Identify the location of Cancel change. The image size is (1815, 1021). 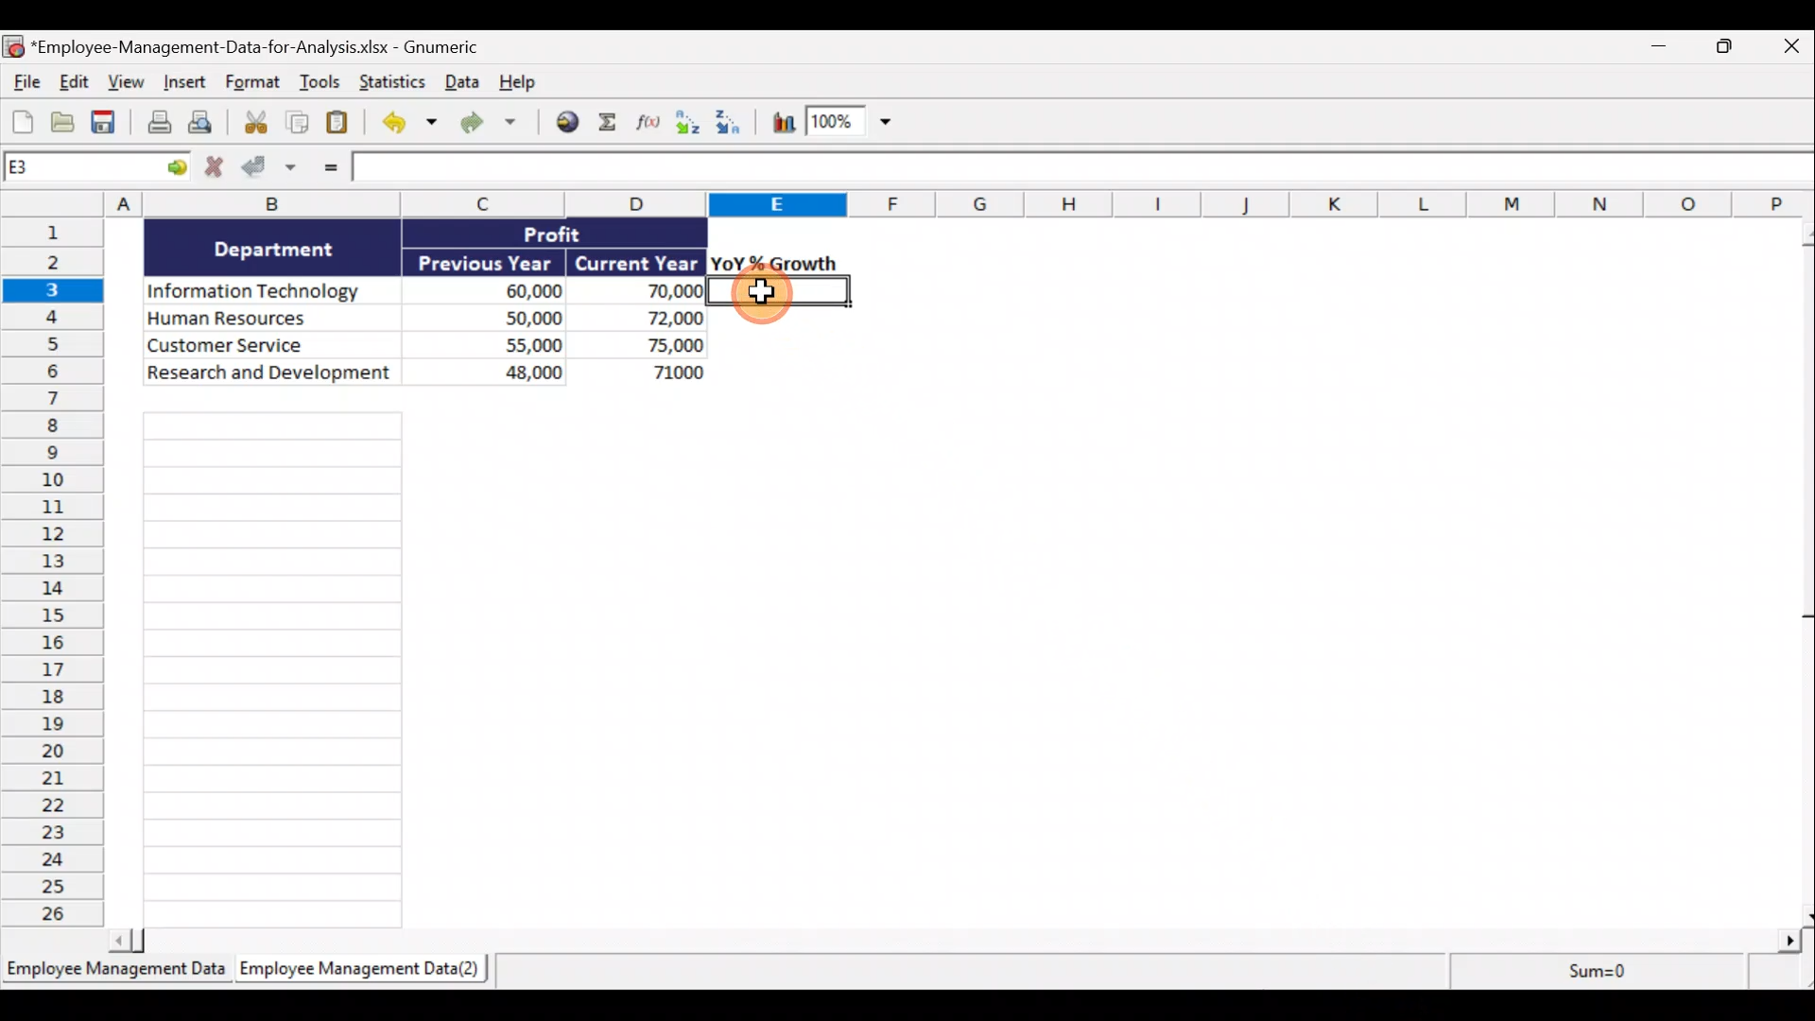
(216, 167).